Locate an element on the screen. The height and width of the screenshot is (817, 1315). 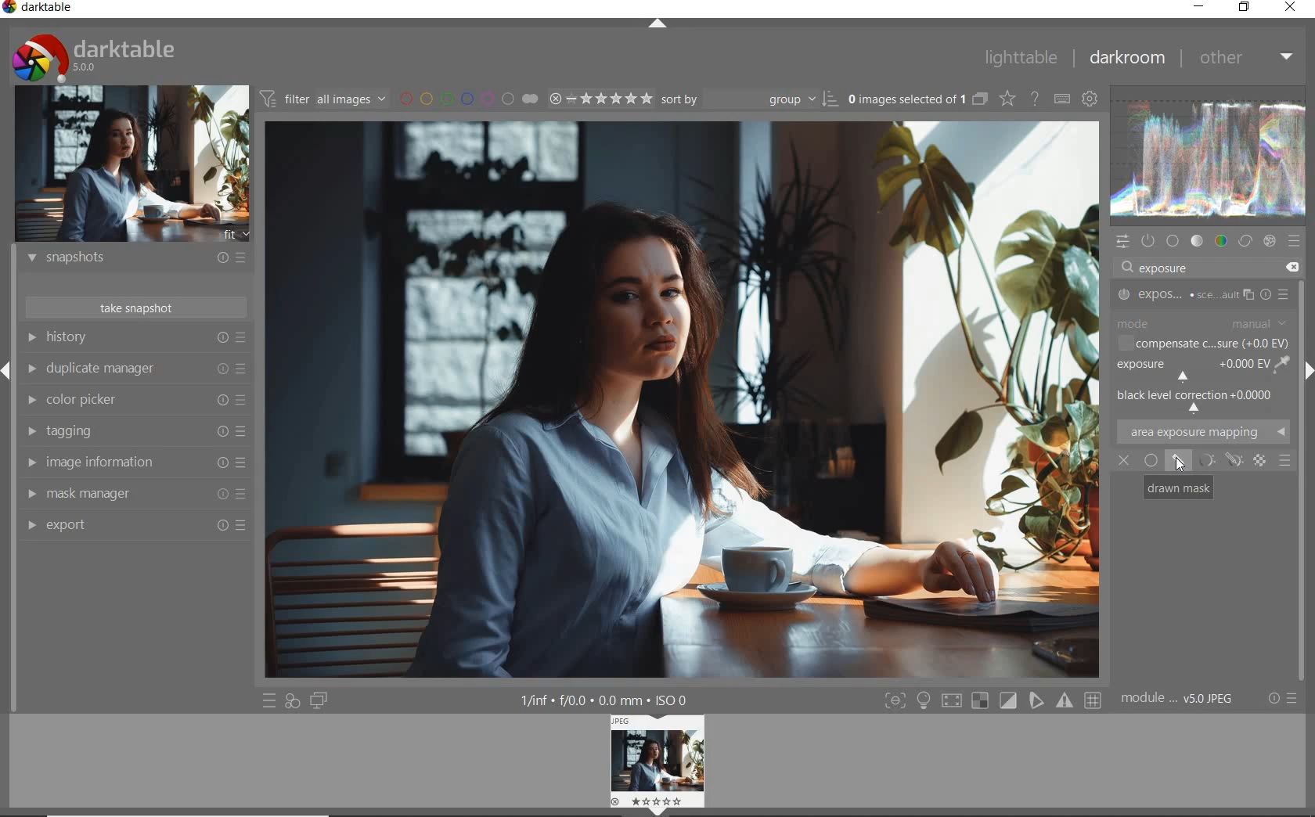
BLACK LEVEL CORRECTION is located at coordinates (1198, 398).